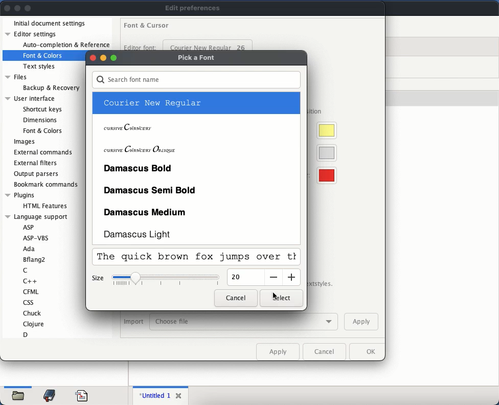  Describe the element at coordinates (368, 352) in the screenshot. I see `ok` at that location.